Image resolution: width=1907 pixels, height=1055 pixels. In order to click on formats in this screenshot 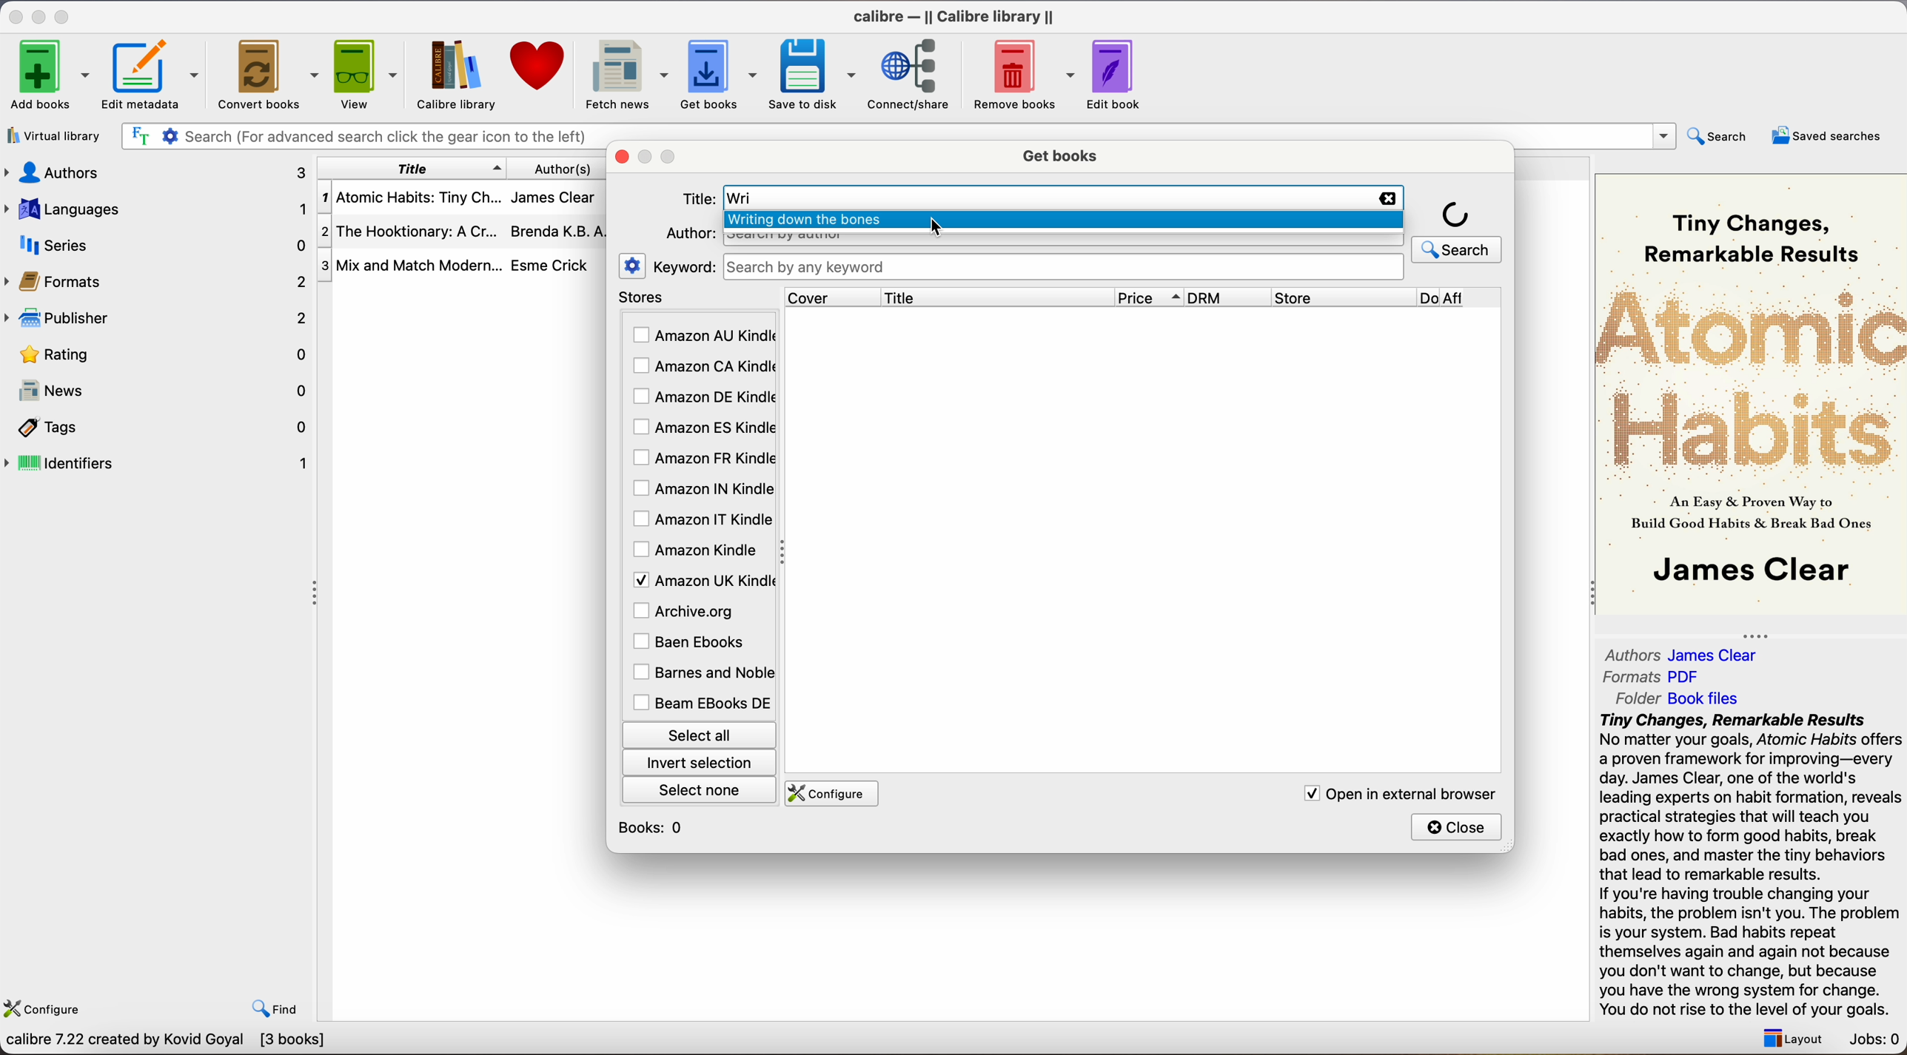, I will do `click(158, 281)`.